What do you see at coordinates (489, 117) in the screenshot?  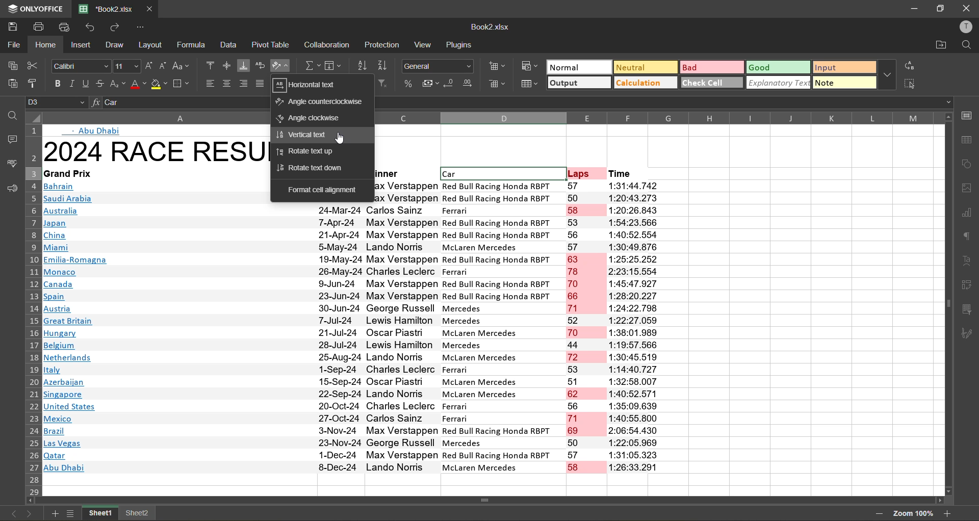 I see `column names ` at bounding box center [489, 117].